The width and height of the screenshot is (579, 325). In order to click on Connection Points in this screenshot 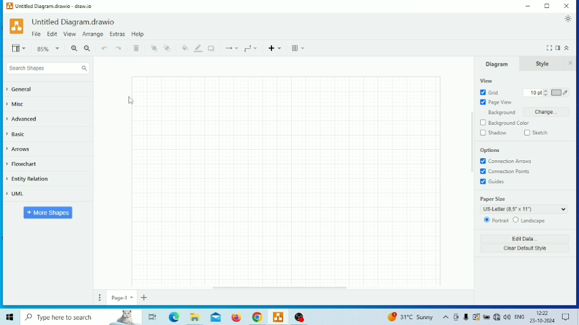, I will do `click(504, 171)`.